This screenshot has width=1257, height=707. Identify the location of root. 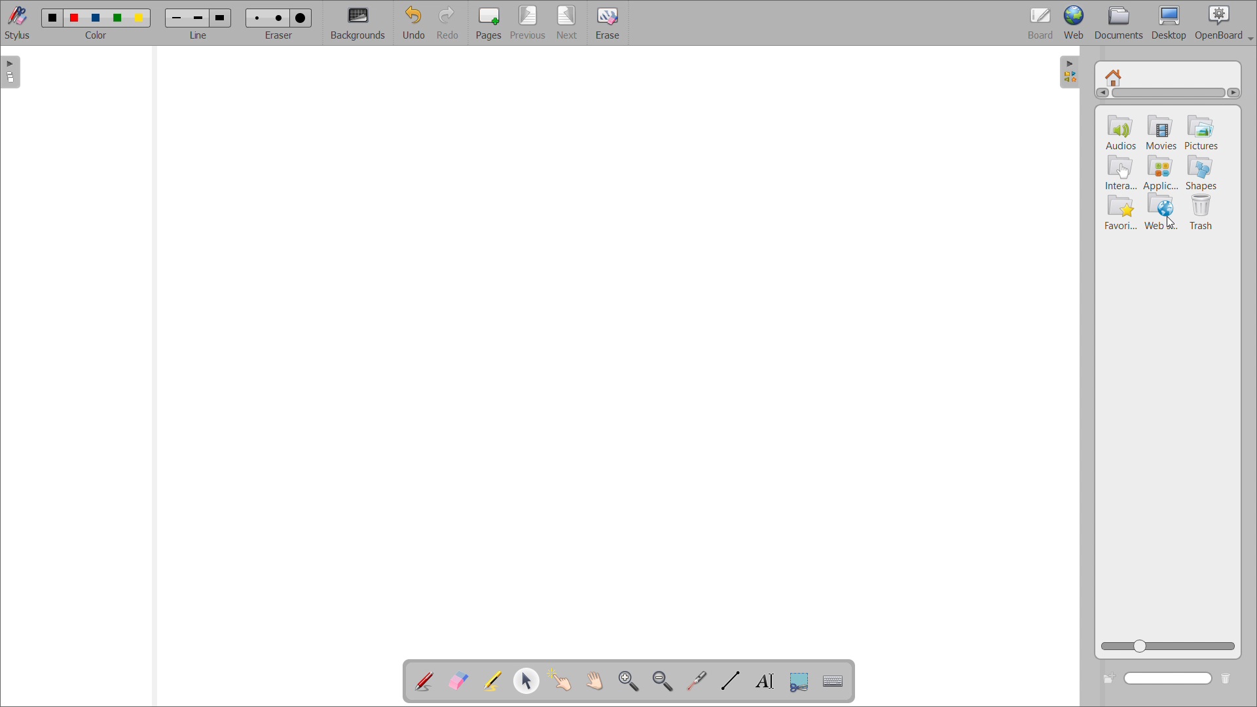
(1113, 77).